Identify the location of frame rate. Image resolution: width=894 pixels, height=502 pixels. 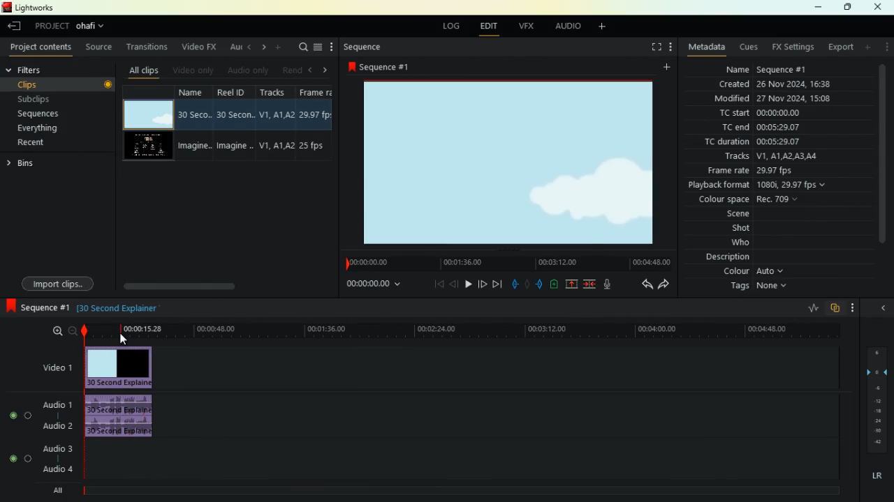
(725, 171).